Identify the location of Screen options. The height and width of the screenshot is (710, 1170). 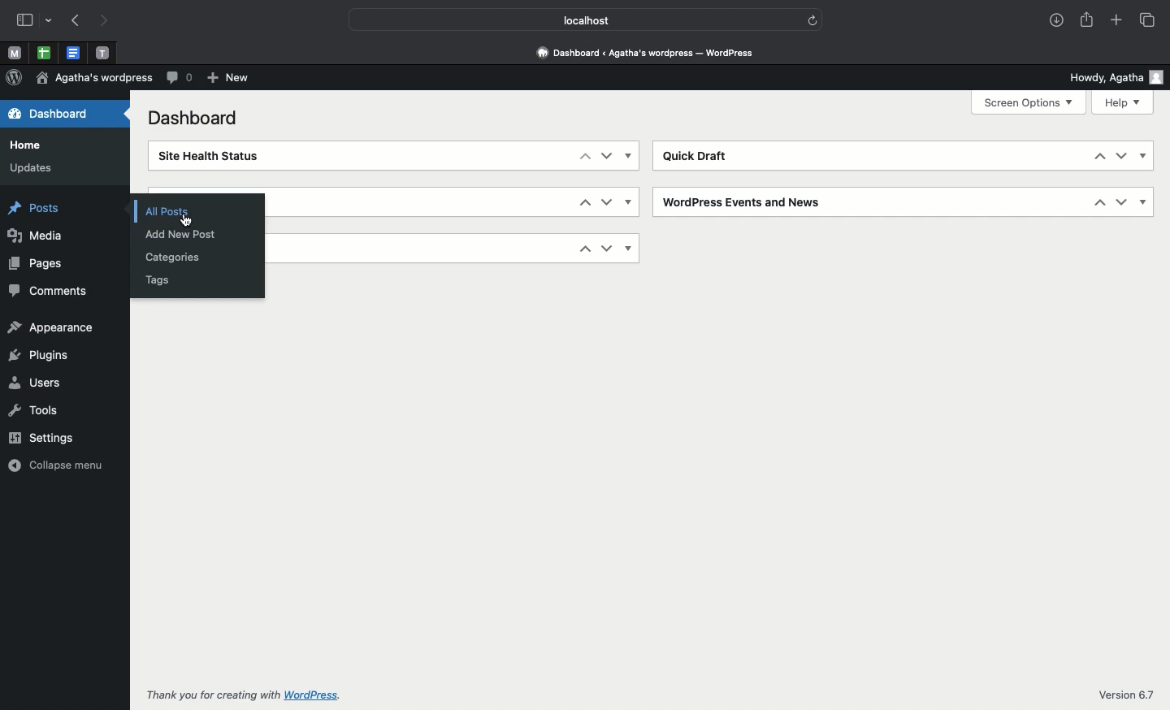
(1028, 102).